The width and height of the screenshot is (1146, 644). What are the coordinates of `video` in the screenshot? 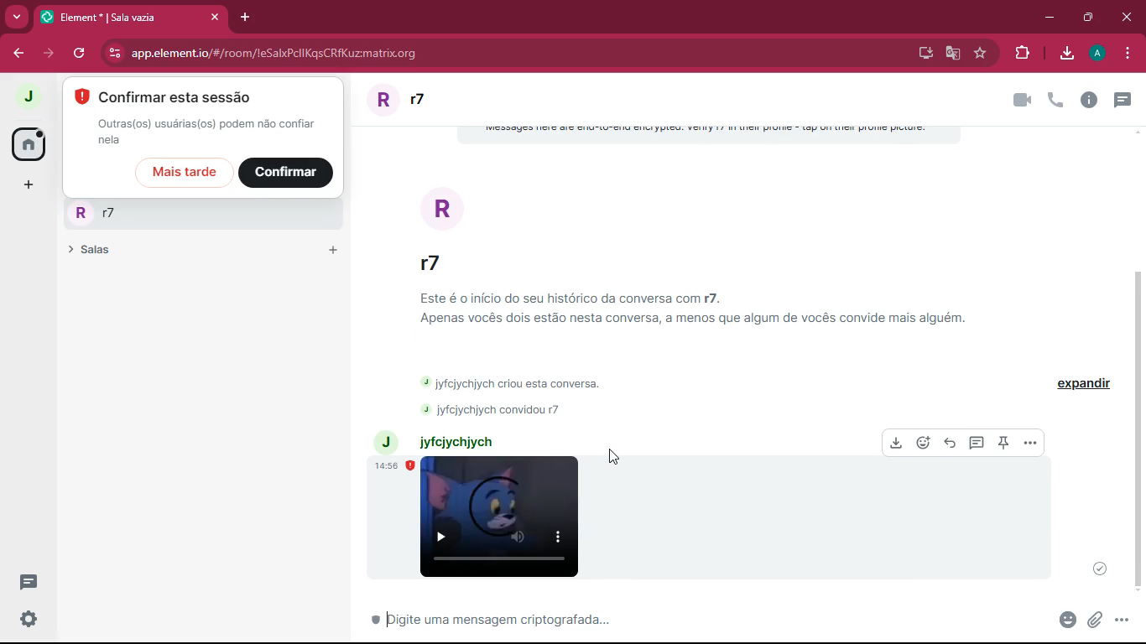 It's located at (507, 520).